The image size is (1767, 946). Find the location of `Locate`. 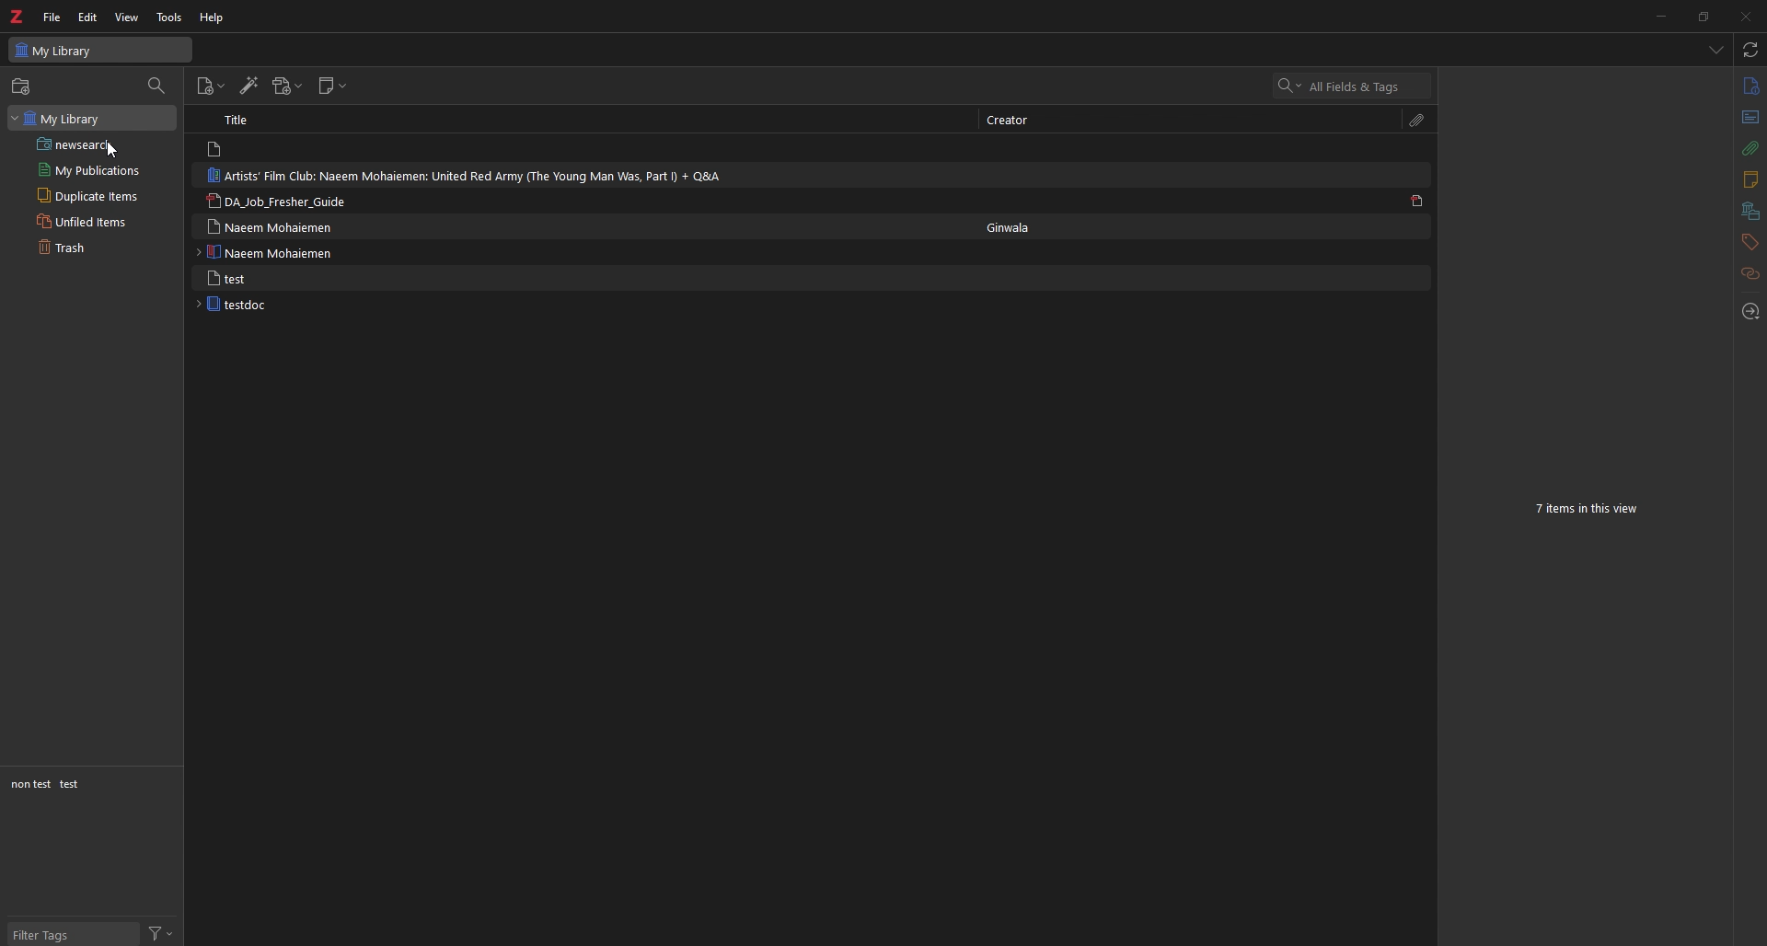

Locate is located at coordinates (1754, 312).